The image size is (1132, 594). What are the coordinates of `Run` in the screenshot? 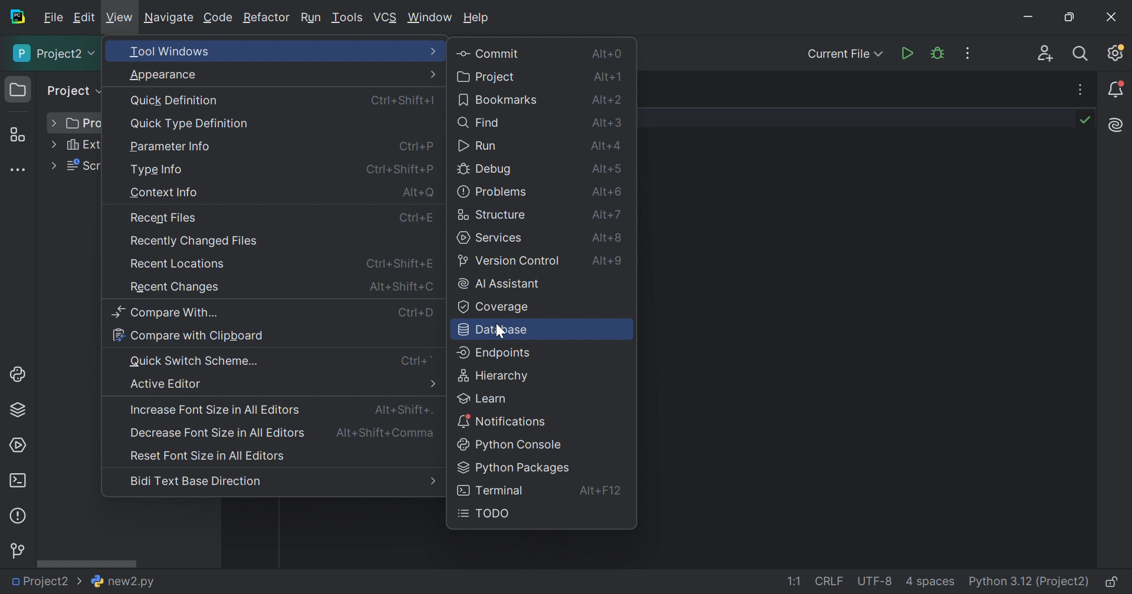 It's located at (311, 19).